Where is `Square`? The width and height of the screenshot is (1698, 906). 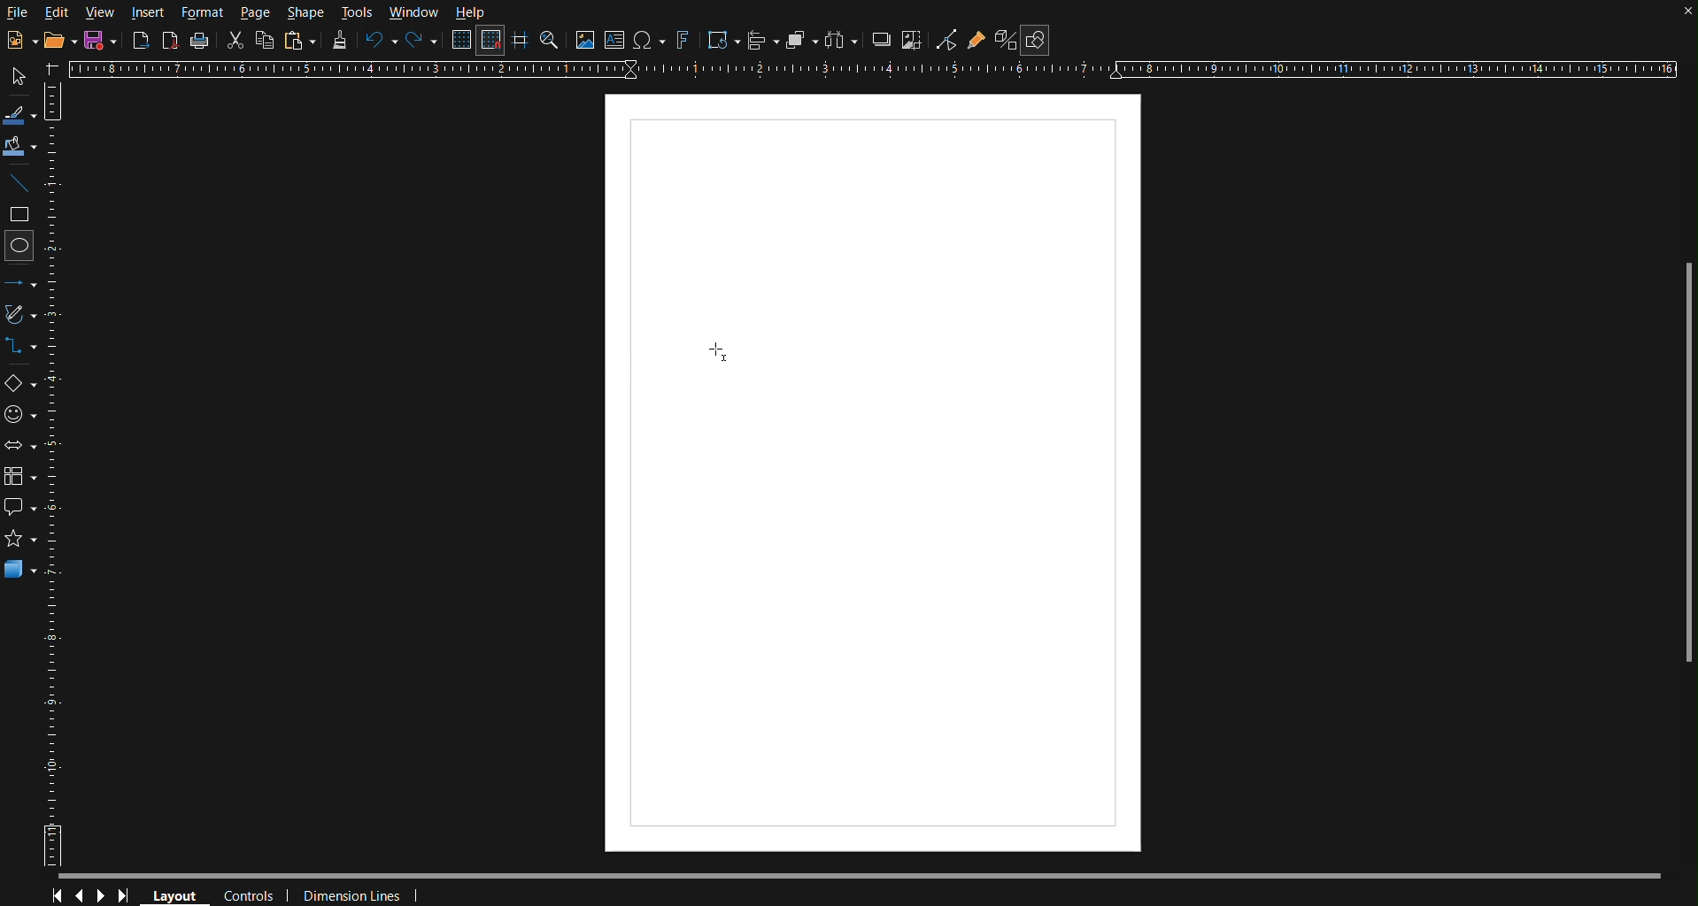
Square is located at coordinates (21, 216).